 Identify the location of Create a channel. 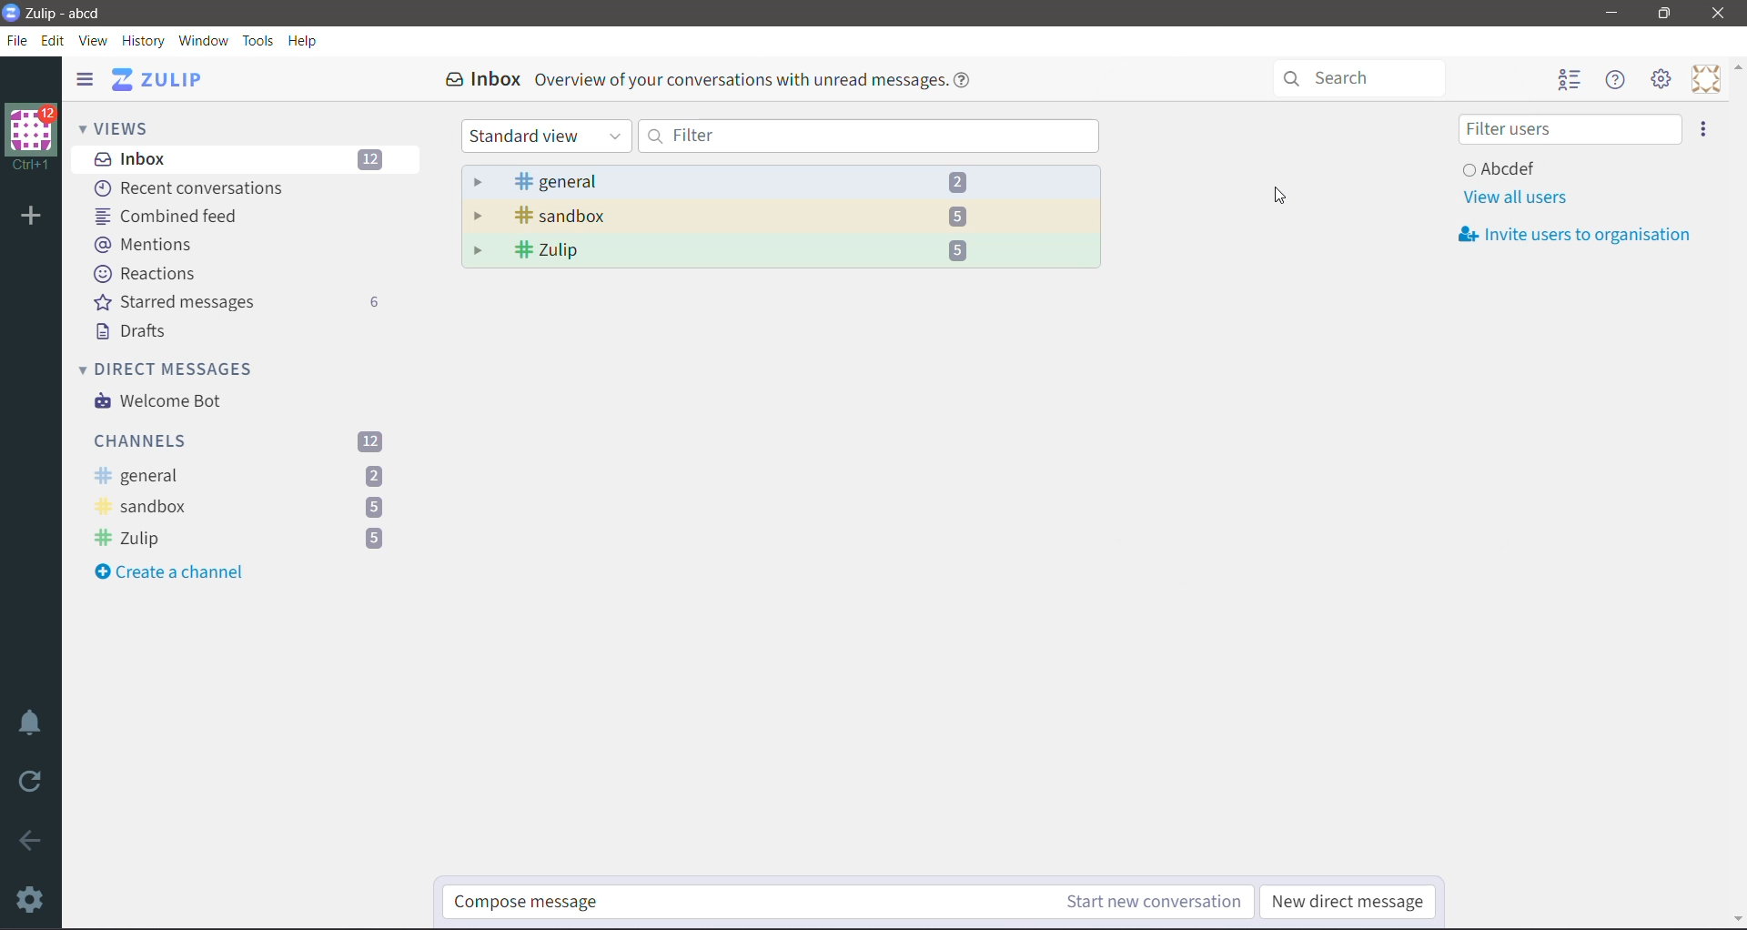
(177, 574).